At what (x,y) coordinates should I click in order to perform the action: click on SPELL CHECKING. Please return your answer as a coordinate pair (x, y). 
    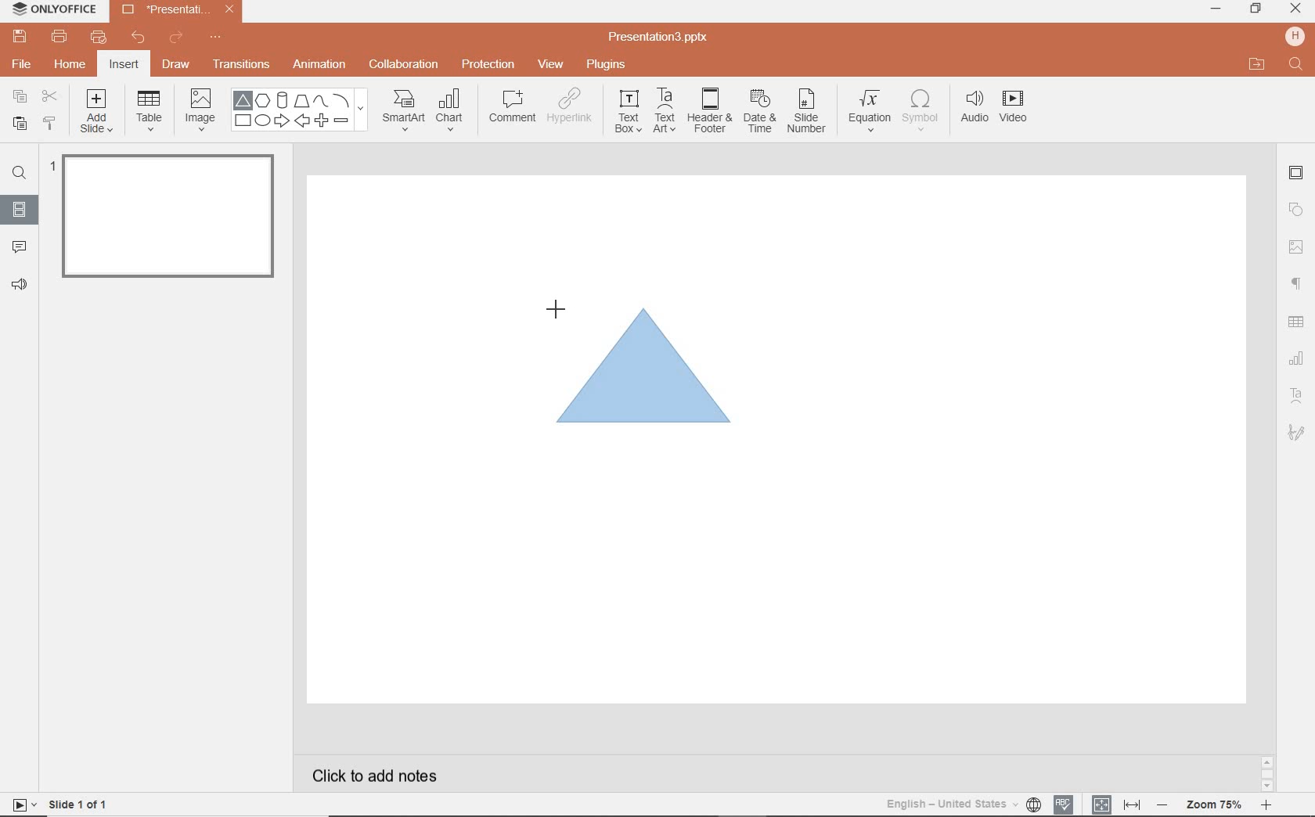
    Looking at the image, I should click on (1068, 802).